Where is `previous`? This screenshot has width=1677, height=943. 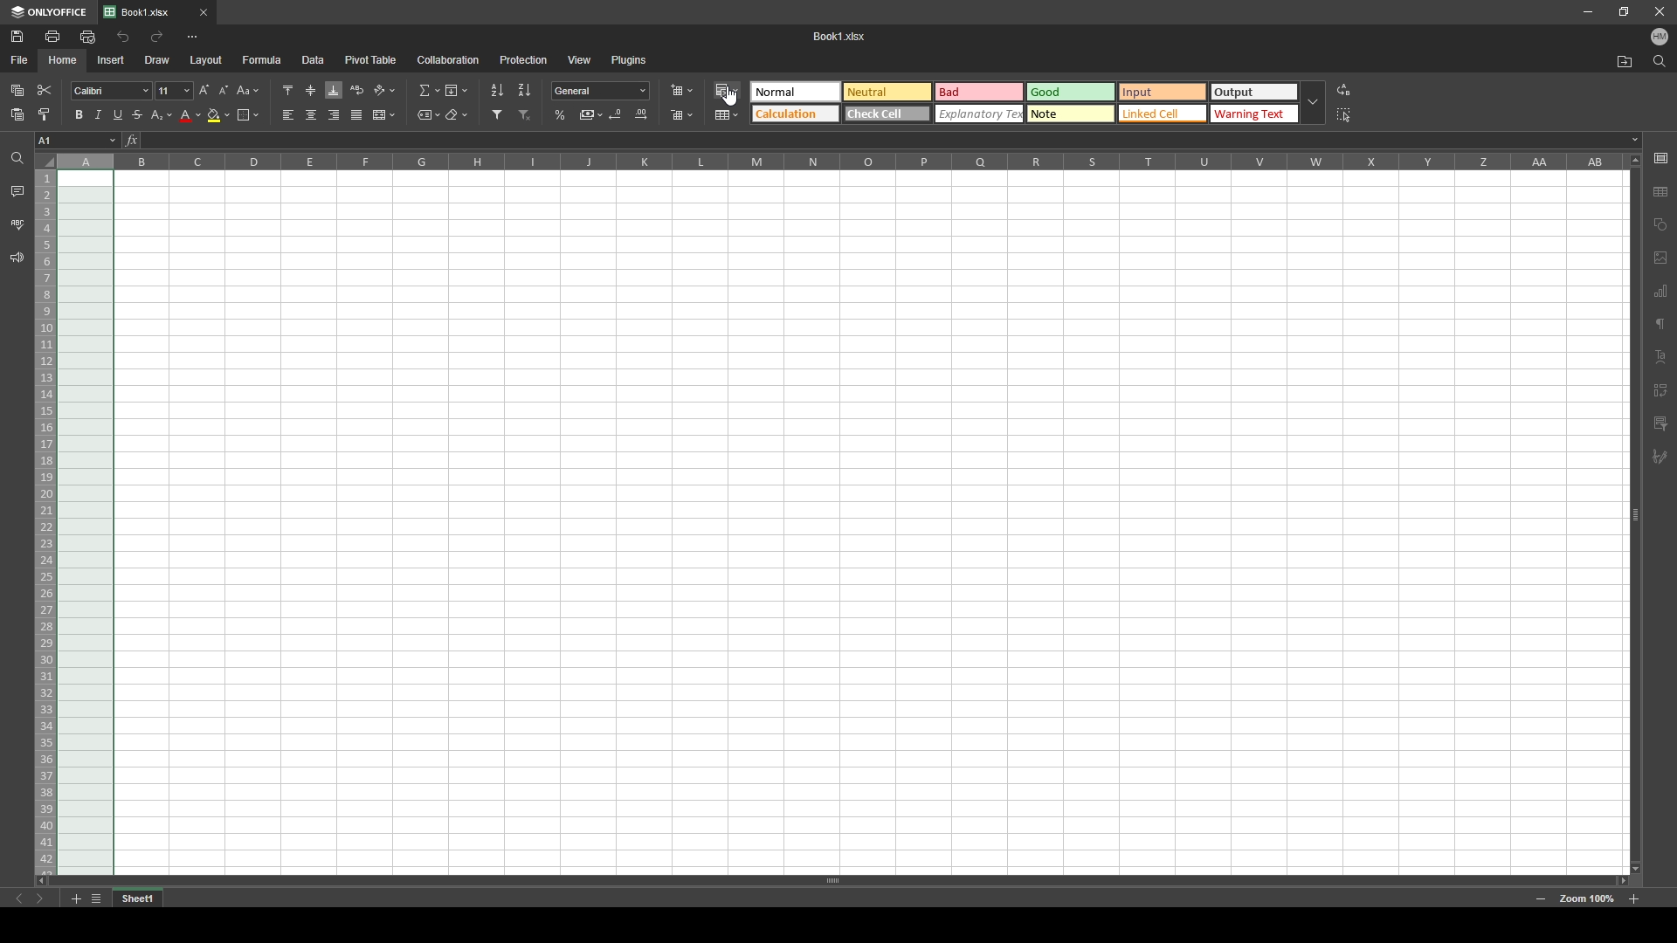 previous is located at coordinates (19, 899).